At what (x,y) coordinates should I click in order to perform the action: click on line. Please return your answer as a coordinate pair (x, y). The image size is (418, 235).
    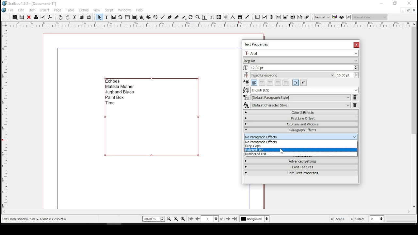
    Looking at the image, I should click on (163, 17).